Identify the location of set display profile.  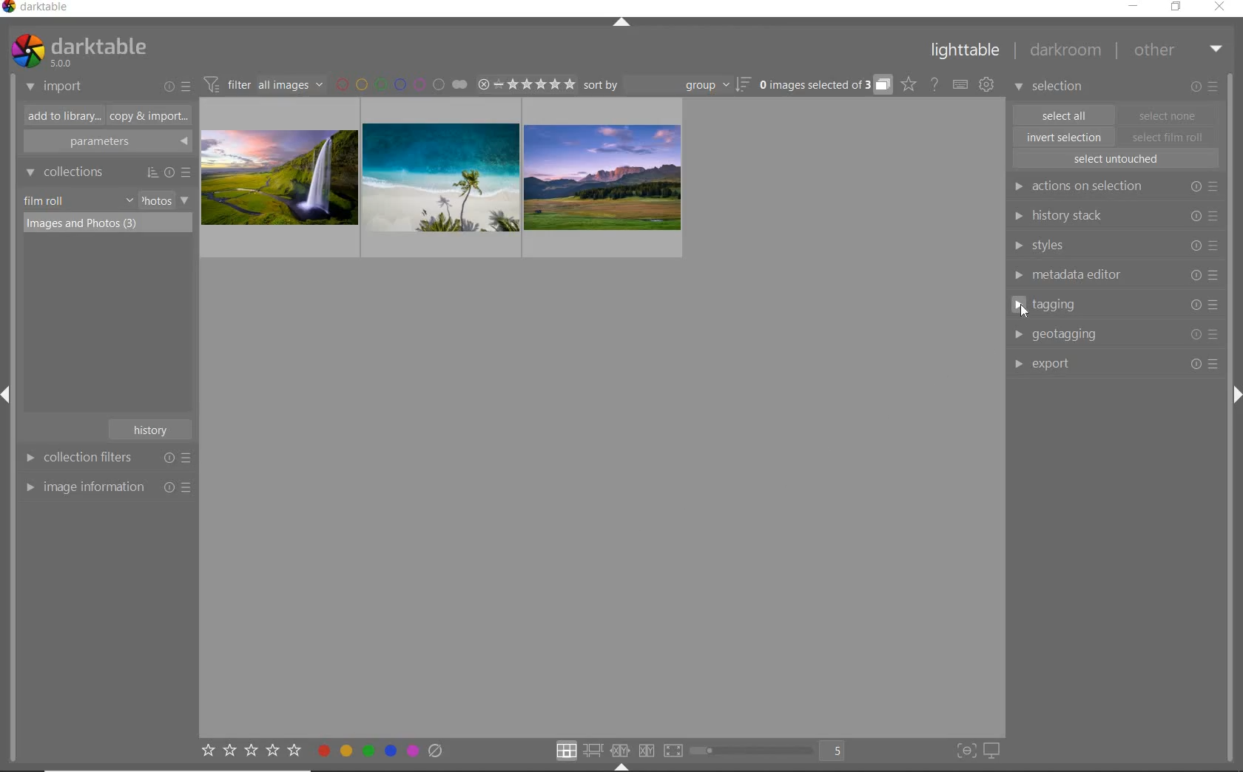
(991, 751).